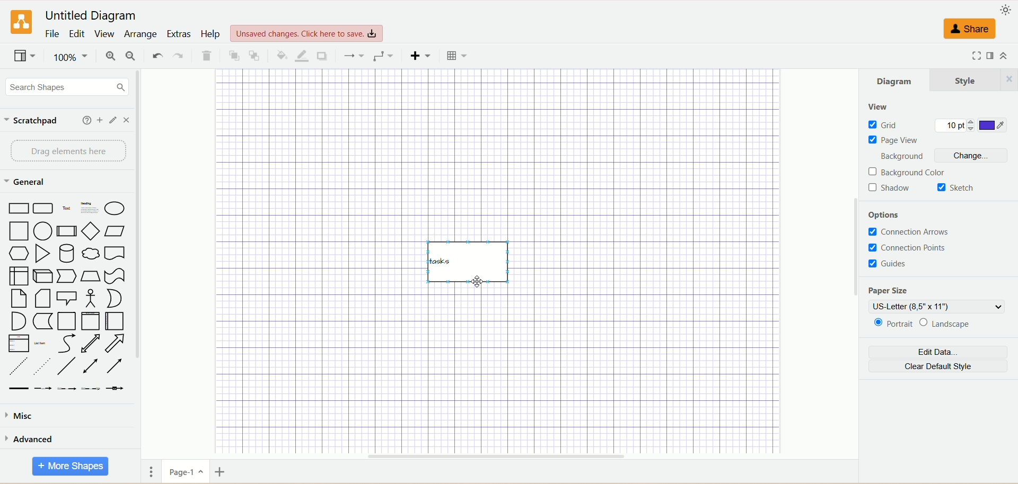 The height and width of the screenshot is (484, 1018). What do you see at coordinates (127, 121) in the screenshot?
I see `close` at bounding box center [127, 121].